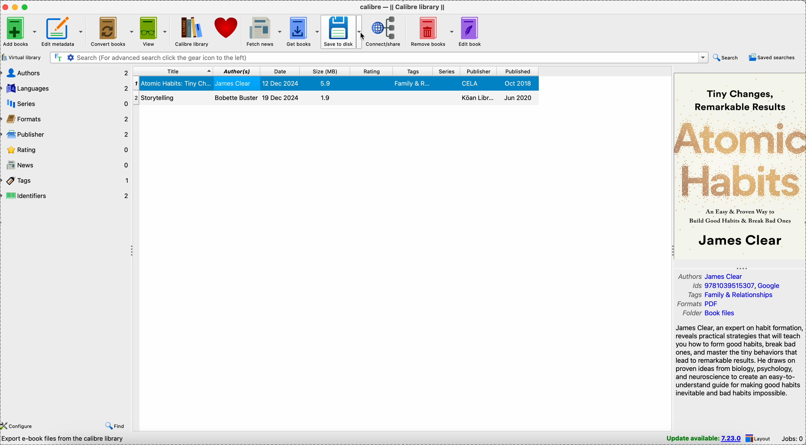 The height and width of the screenshot is (445, 806). What do you see at coordinates (378, 57) in the screenshot?
I see `search bar` at bounding box center [378, 57].